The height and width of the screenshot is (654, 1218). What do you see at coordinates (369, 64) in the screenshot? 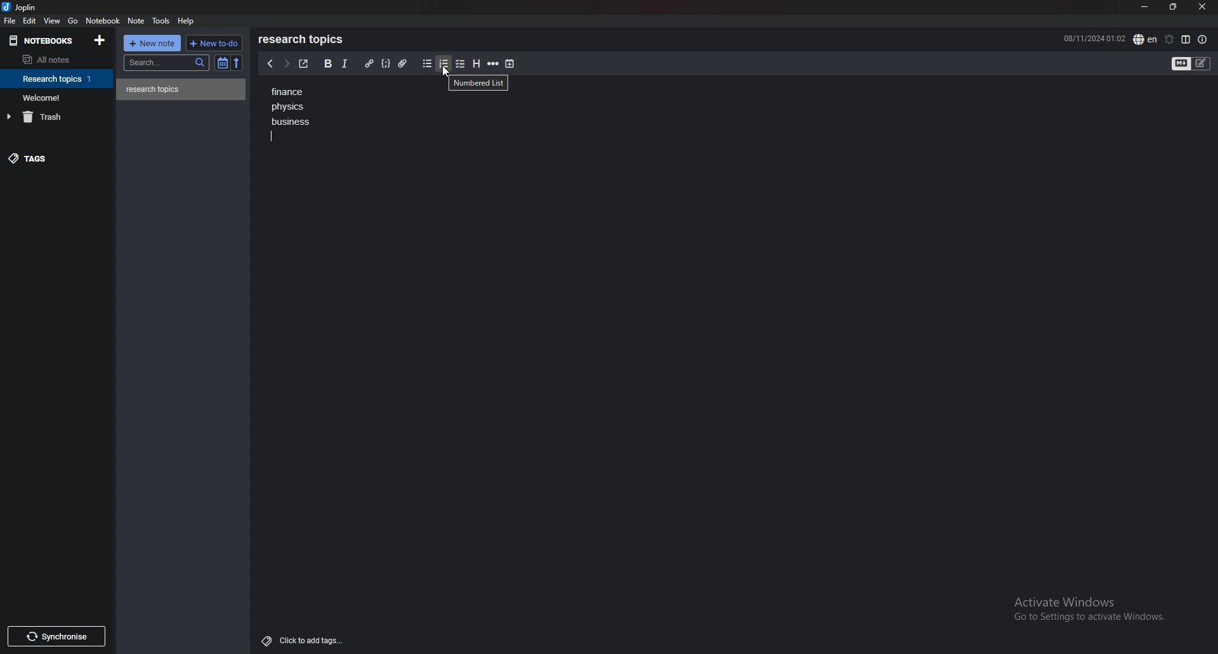
I see `hyperlink` at bounding box center [369, 64].